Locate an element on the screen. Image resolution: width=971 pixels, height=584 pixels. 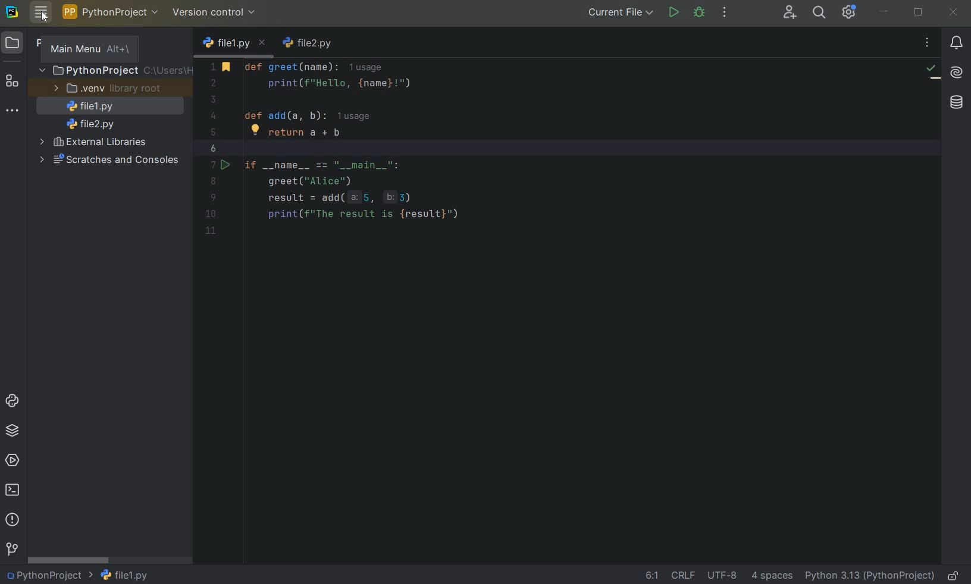
current interpreter is located at coordinates (869, 576).